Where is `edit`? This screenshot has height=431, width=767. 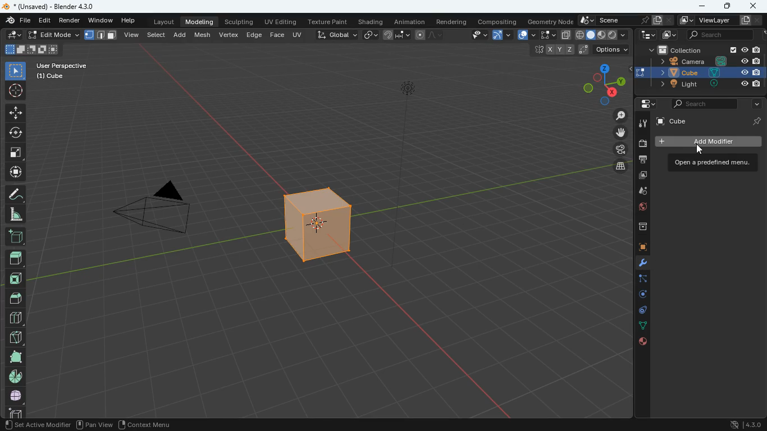 edit is located at coordinates (13, 34).